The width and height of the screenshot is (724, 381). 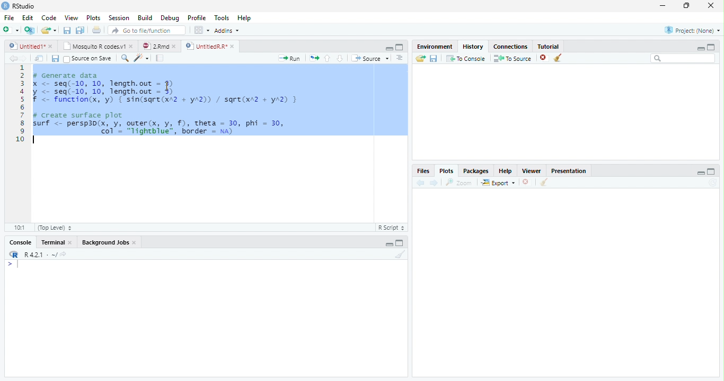 I want to click on Run, so click(x=288, y=58).